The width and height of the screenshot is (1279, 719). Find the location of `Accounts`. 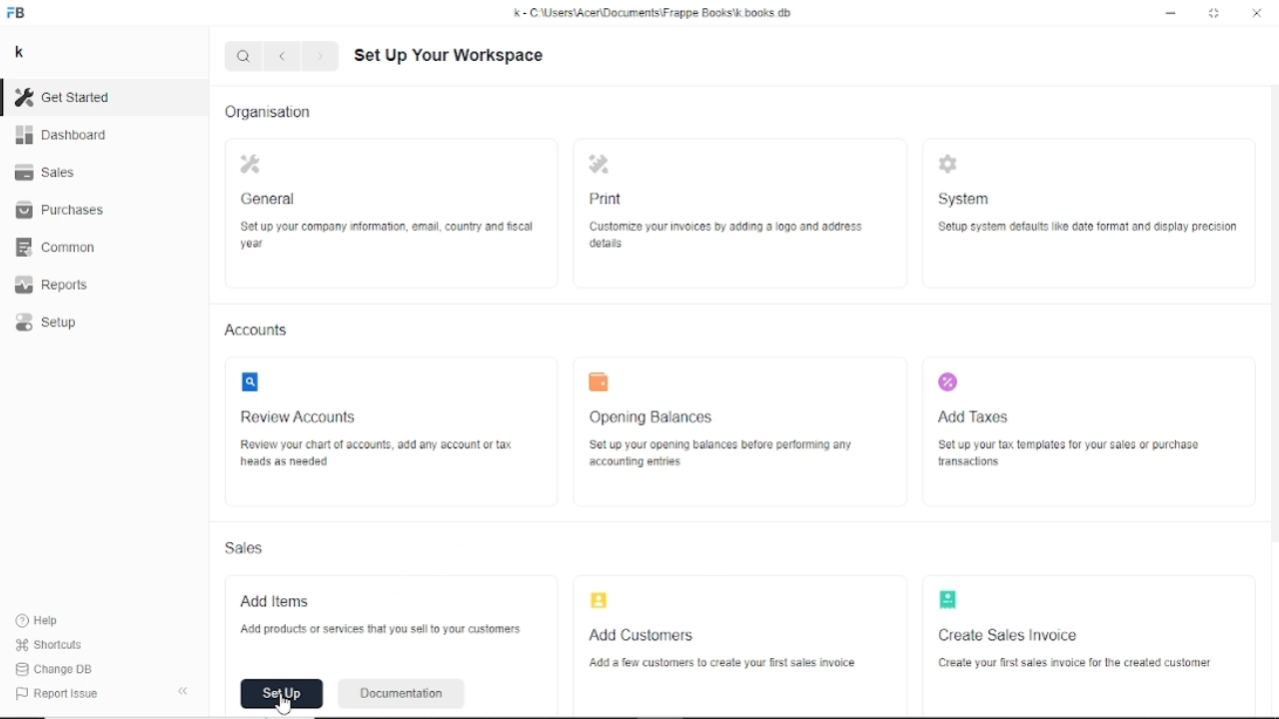

Accounts is located at coordinates (259, 330).